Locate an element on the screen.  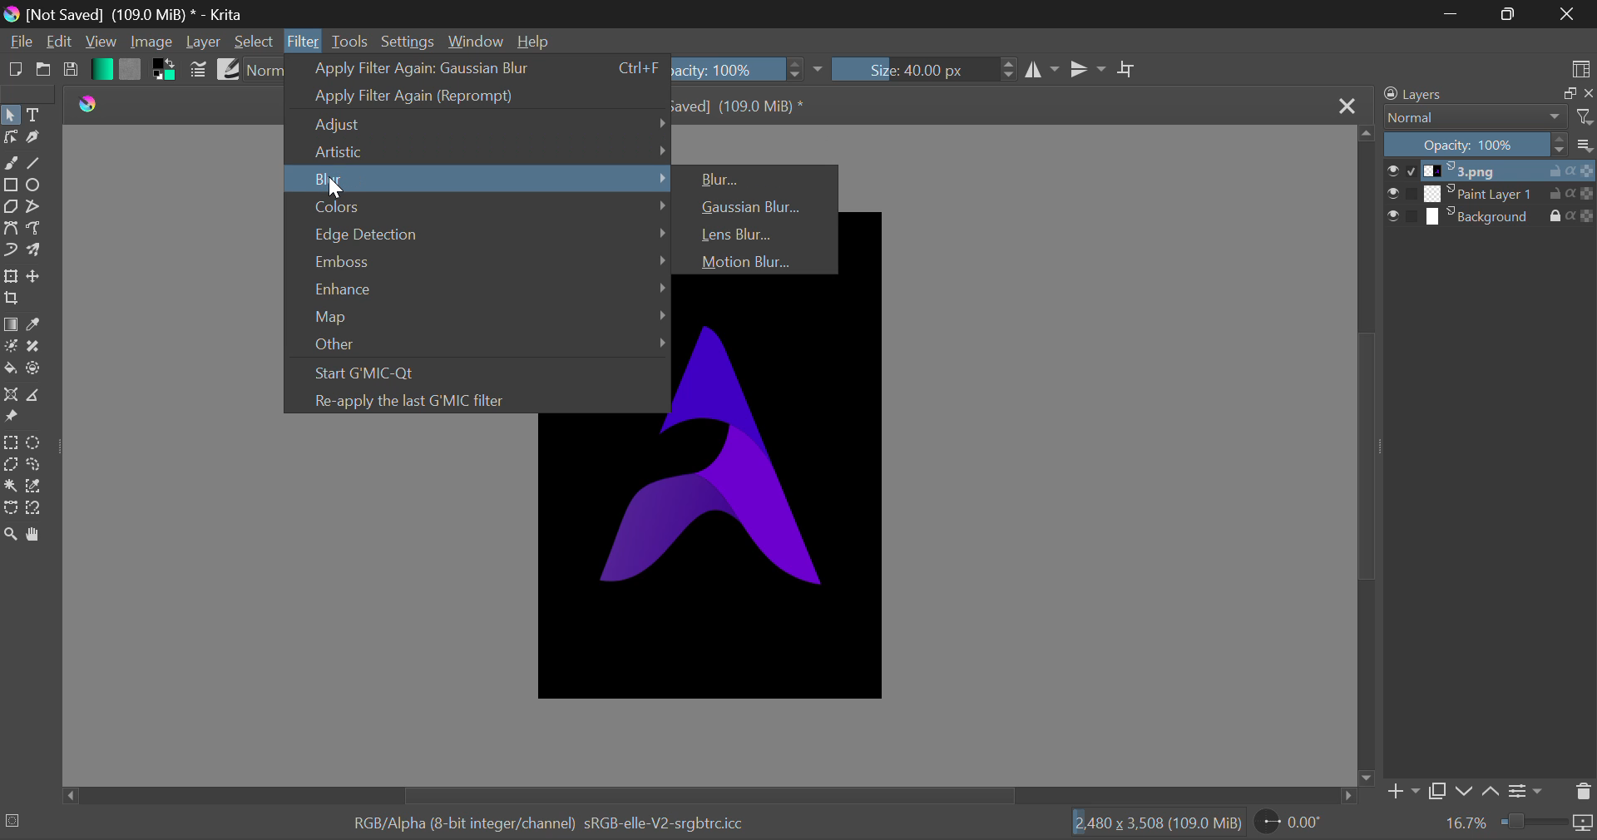
Pan is located at coordinates (40, 535).